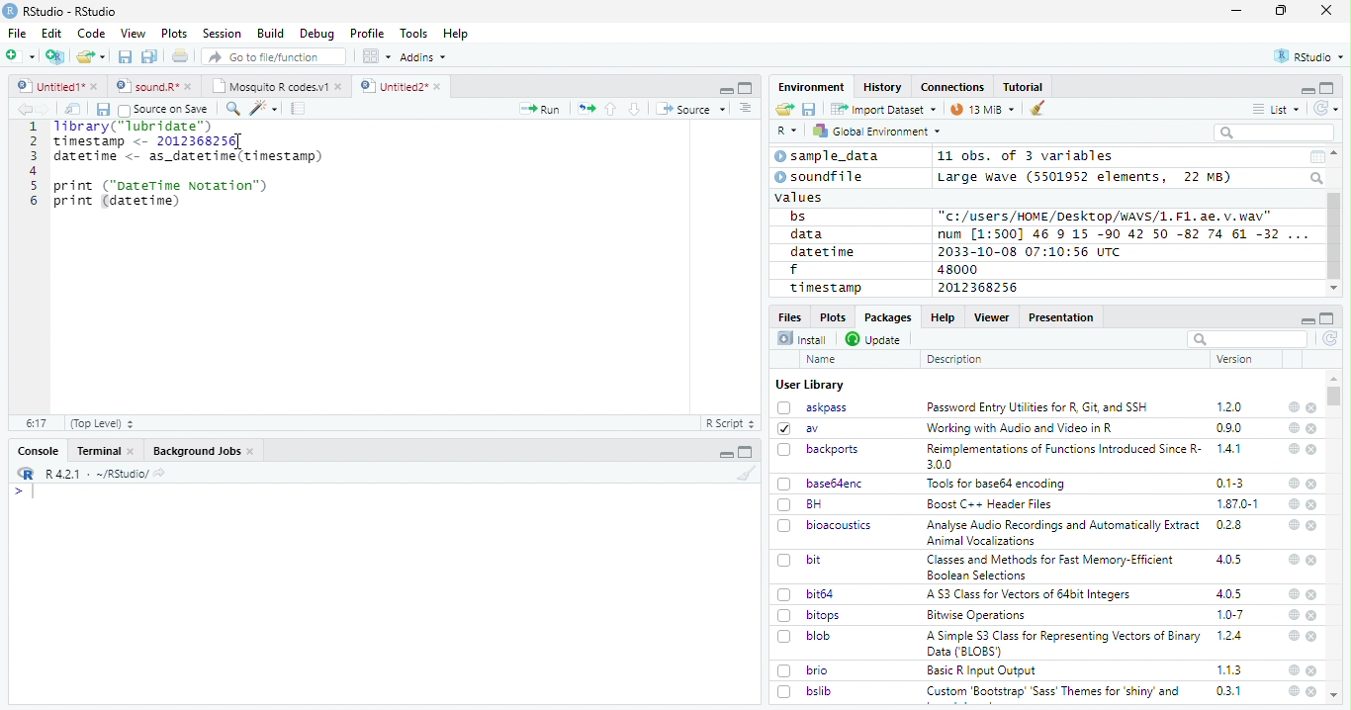 The image size is (1351, 710). I want to click on minimize, so click(725, 88).